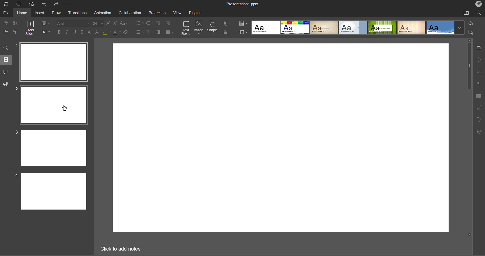  I want to click on Home, so click(23, 13).